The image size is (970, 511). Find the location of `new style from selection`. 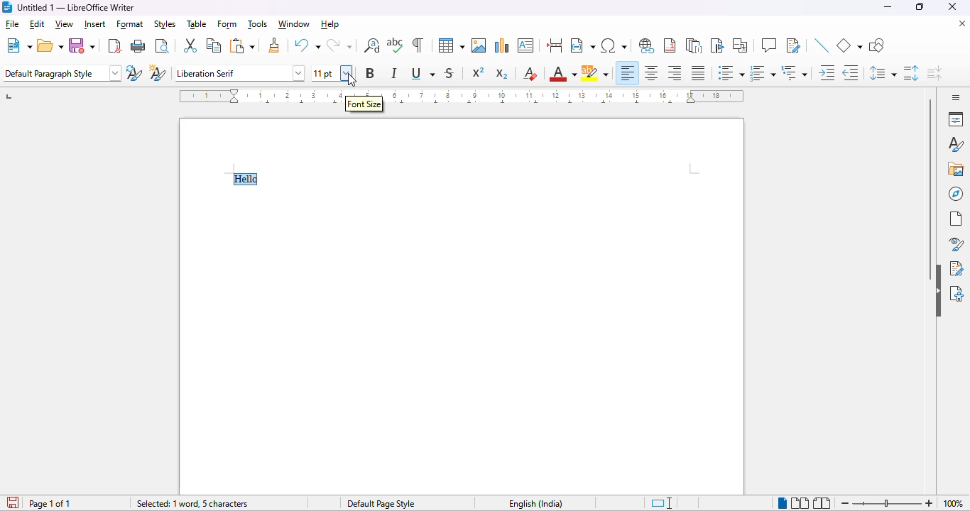

new style from selection is located at coordinates (158, 72).